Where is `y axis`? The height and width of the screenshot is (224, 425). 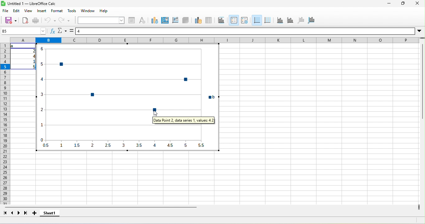 y axis is located at coordinates (291, 21).